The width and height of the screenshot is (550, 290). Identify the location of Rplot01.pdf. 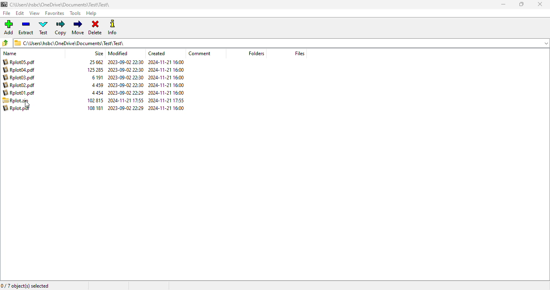
(19, 93).